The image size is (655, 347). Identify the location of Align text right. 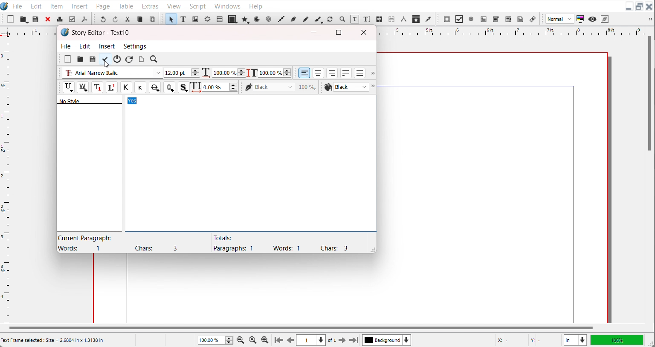
(332, 73).